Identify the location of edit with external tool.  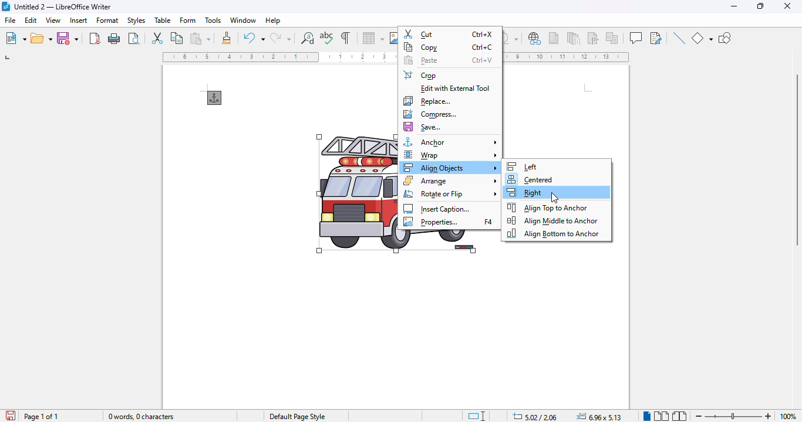
(456, 89).